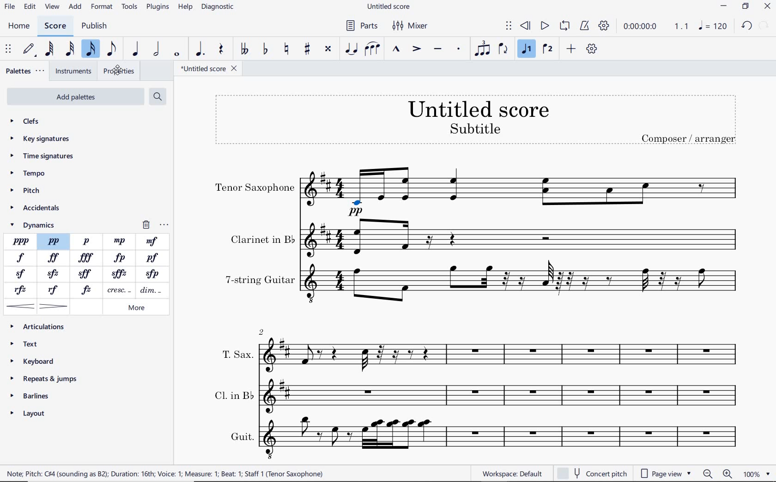 This screenshot has height=482, width=776. I want to click on search palettes, so click(158, 97).